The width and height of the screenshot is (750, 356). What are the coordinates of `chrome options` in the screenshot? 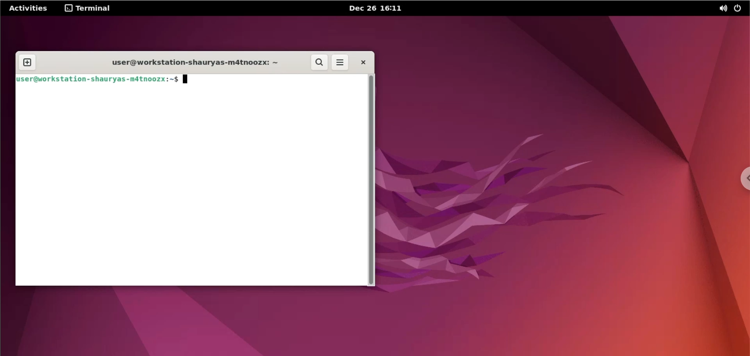 It's located at (745, 177).